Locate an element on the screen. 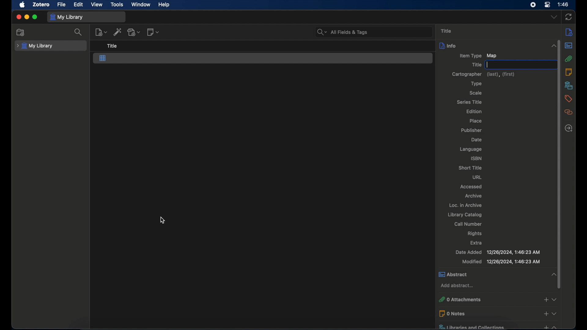  title is located at coordinates (477, 65).